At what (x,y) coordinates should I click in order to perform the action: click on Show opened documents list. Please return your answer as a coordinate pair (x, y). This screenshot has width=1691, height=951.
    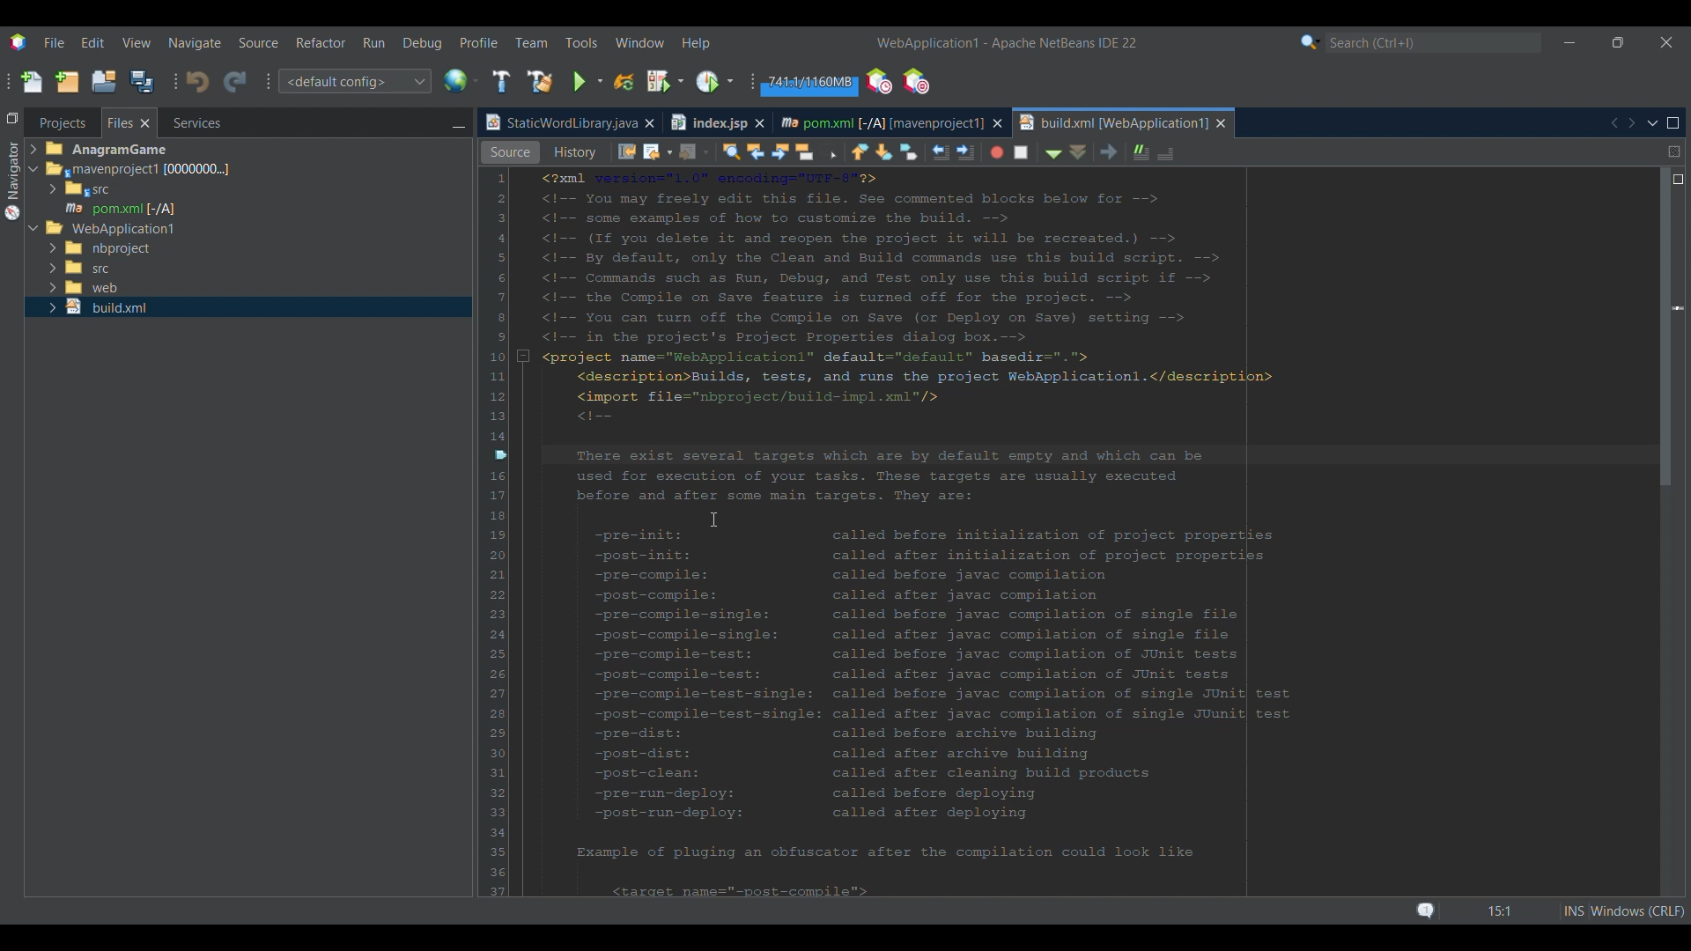
    Looking at the image, I should click on (1653, 124).